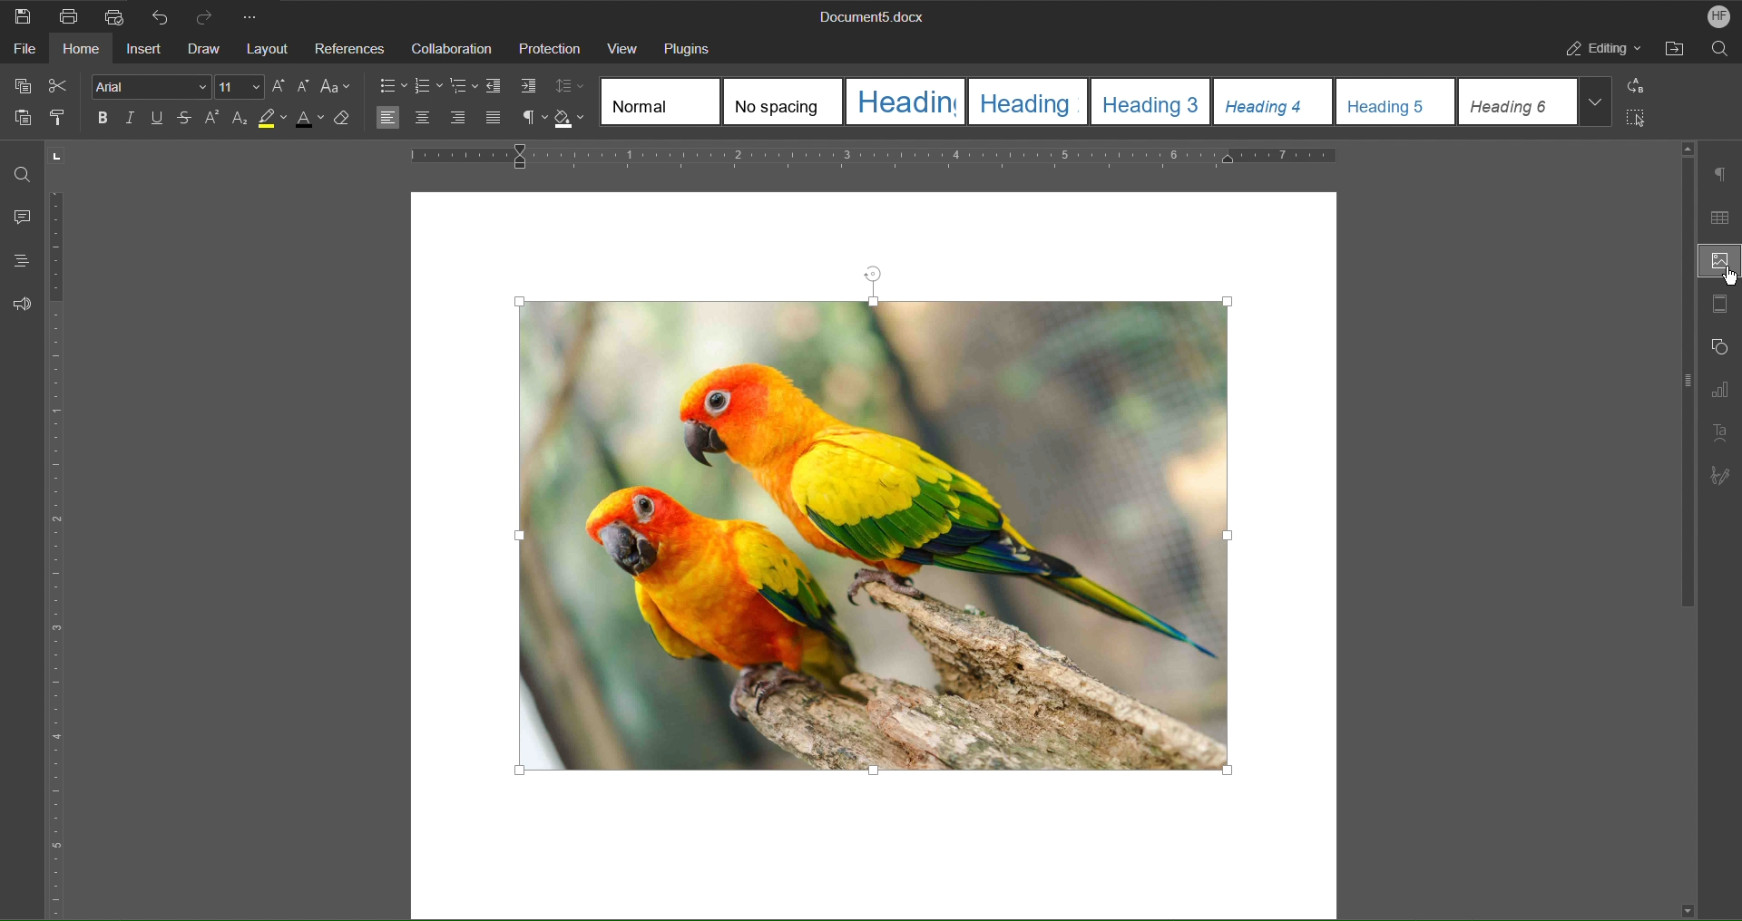 The width and height of the screenshot is (1742, 921). I want to click on pointer, so click(1726, 277).